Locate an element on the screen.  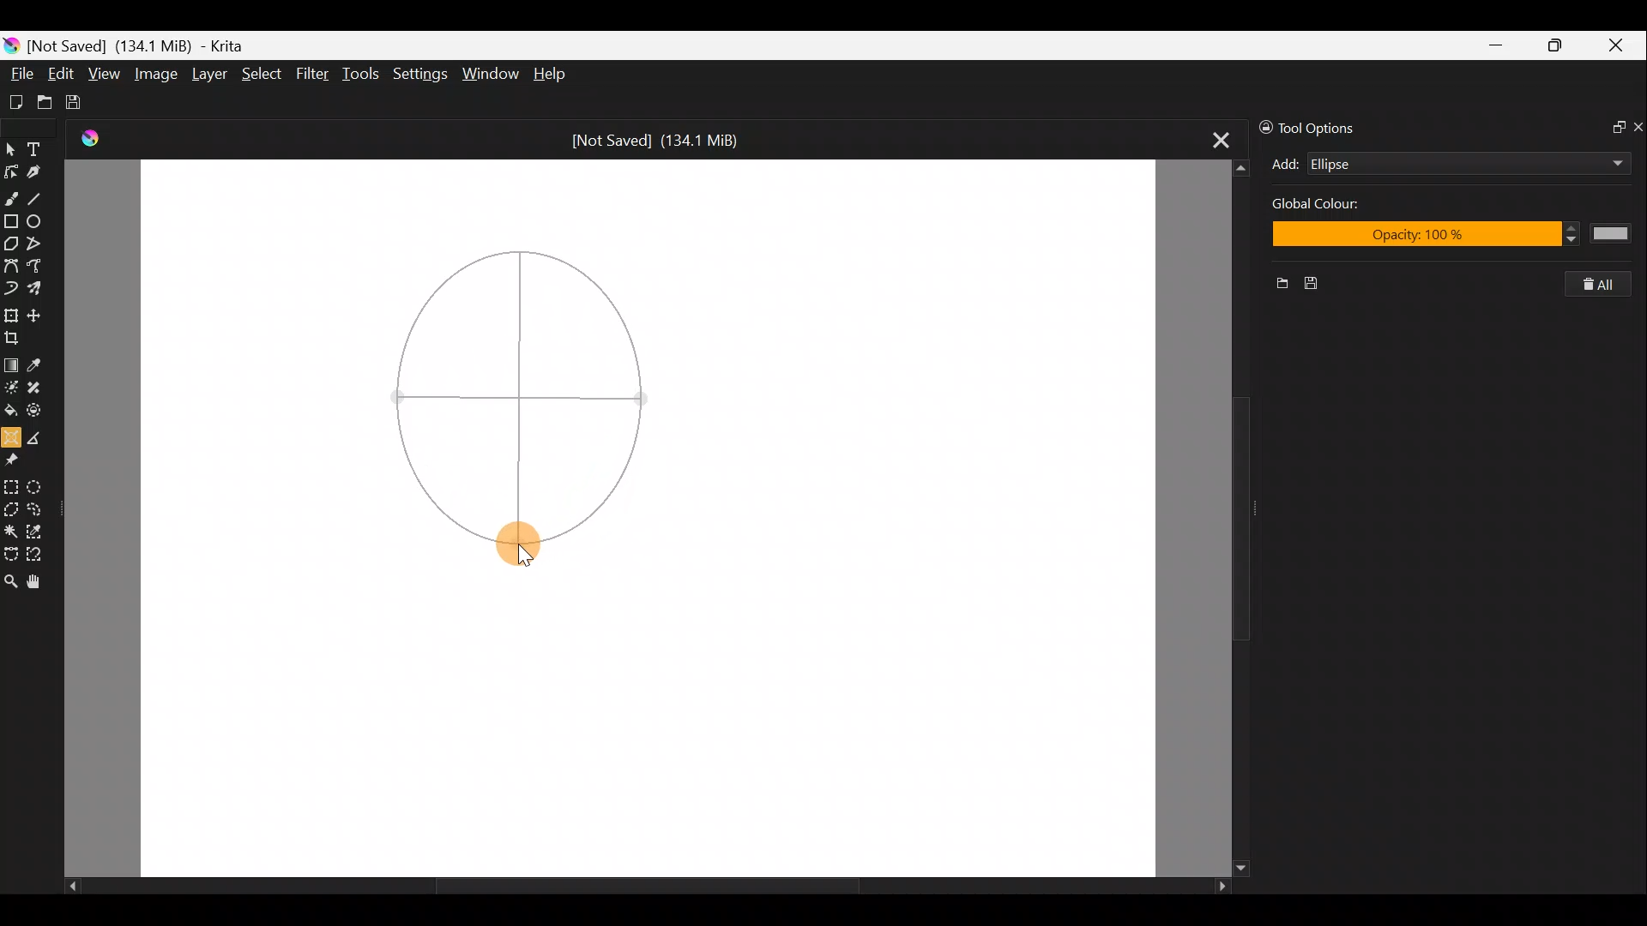
Freehand selection tool is located at coordinates (40, 508).